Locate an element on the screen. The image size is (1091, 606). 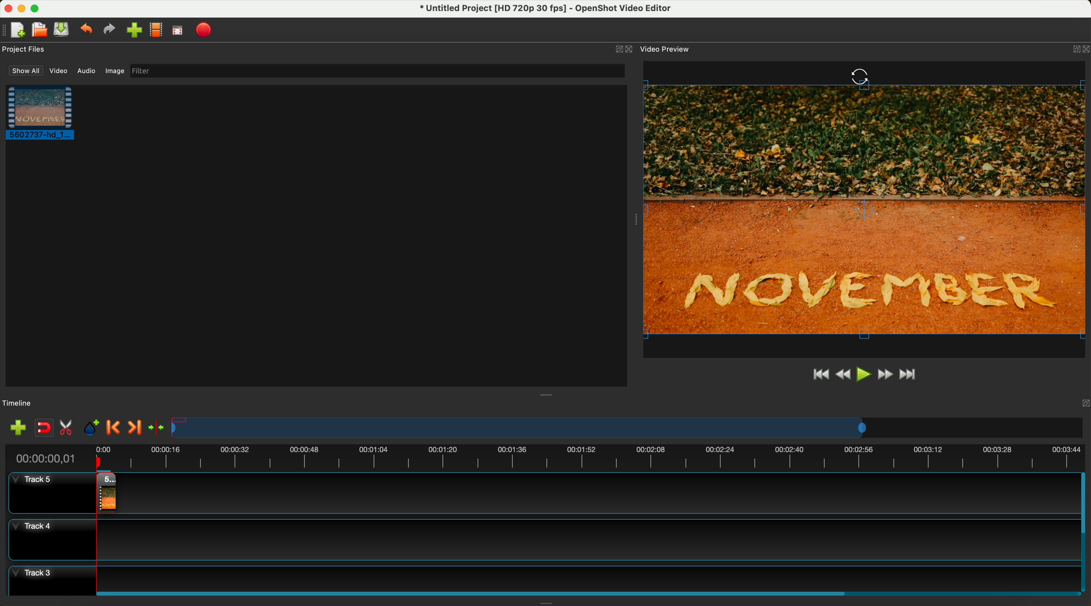
next marker is located at coordinates (138, 426).